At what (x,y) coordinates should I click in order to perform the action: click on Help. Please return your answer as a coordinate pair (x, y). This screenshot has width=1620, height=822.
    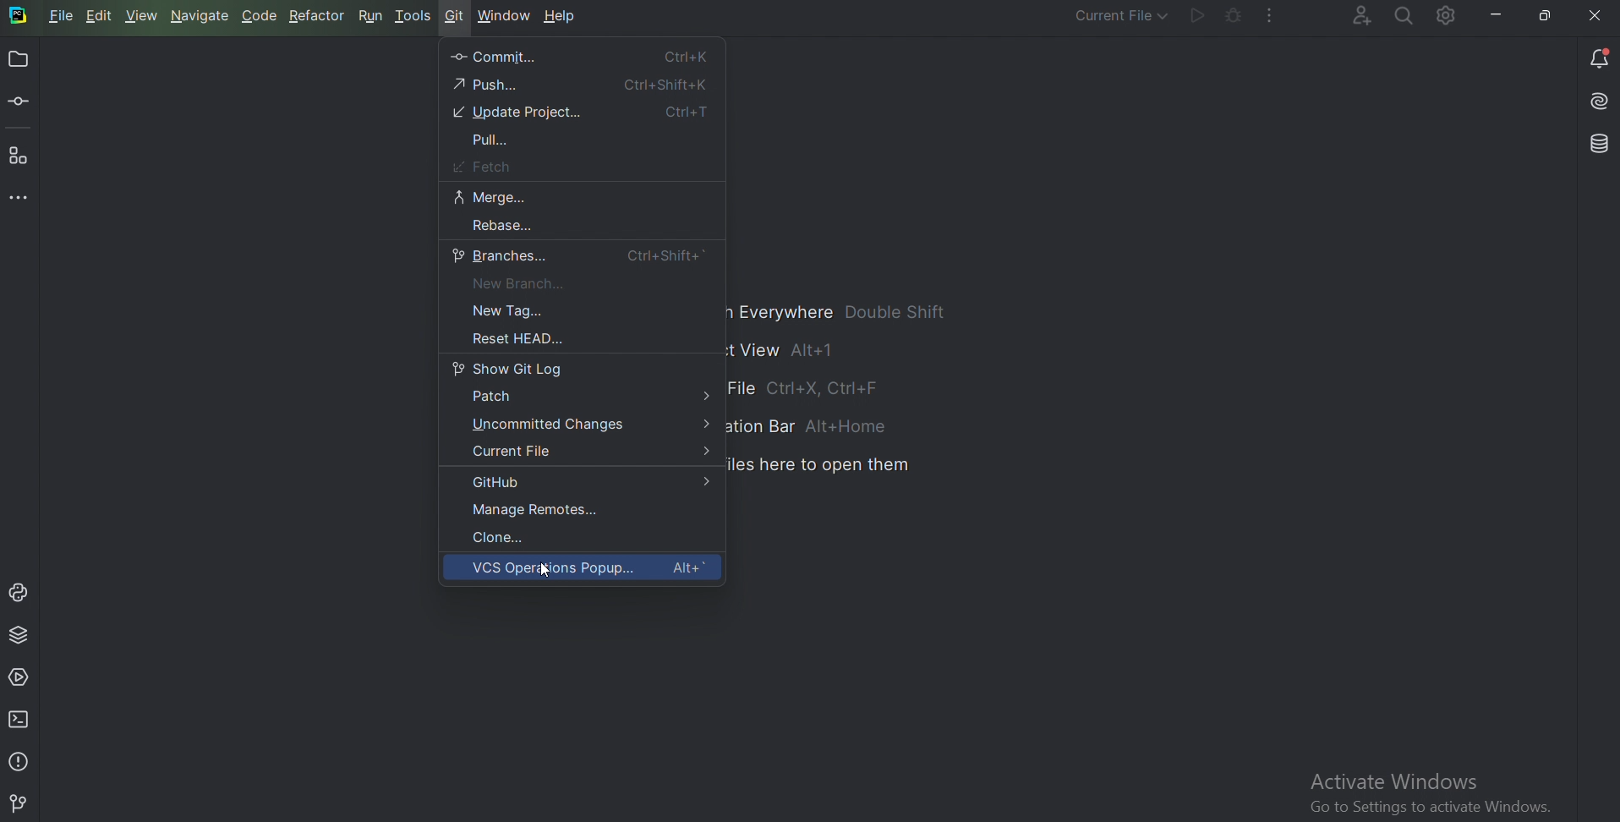
    Looking at the image, I should click on (563, 18).